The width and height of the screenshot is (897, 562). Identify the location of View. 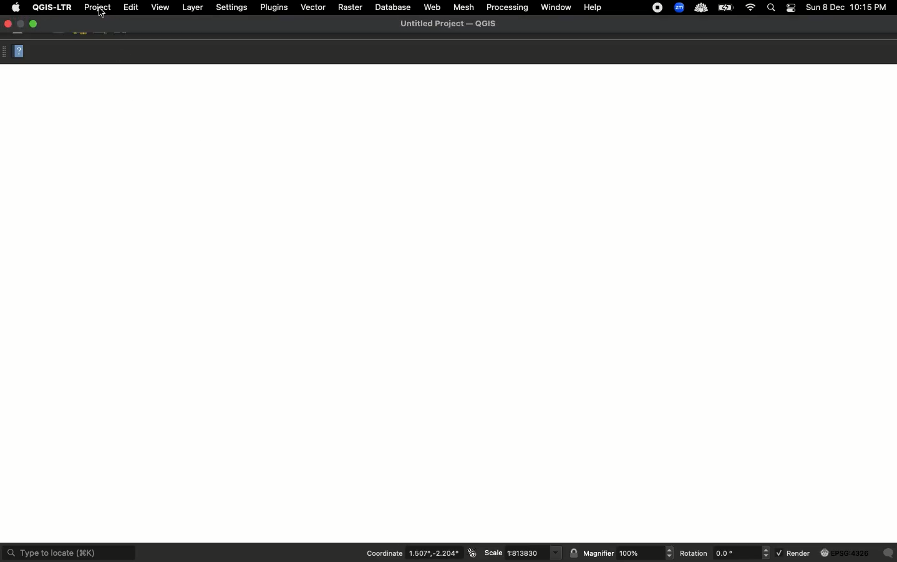
(160, 7).